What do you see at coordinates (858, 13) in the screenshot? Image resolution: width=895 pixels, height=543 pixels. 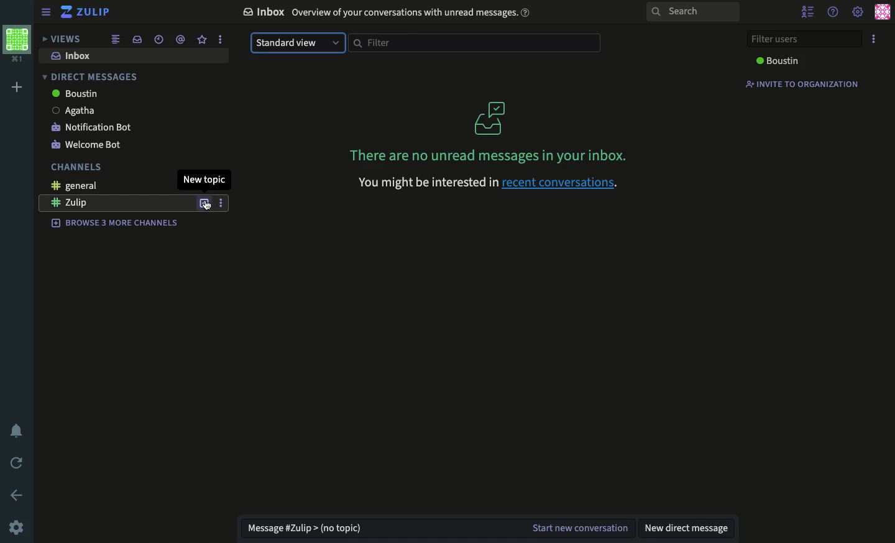 I see `settings ` at bounding box center [858, 13].